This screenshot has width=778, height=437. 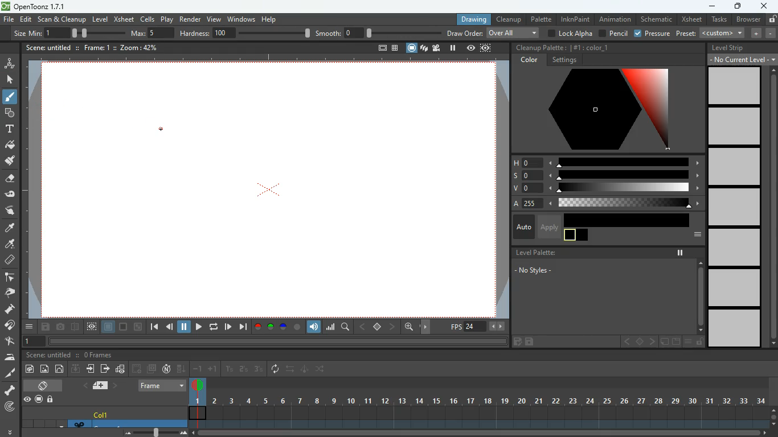 I want to click on frame, so click(x=486, y=48).